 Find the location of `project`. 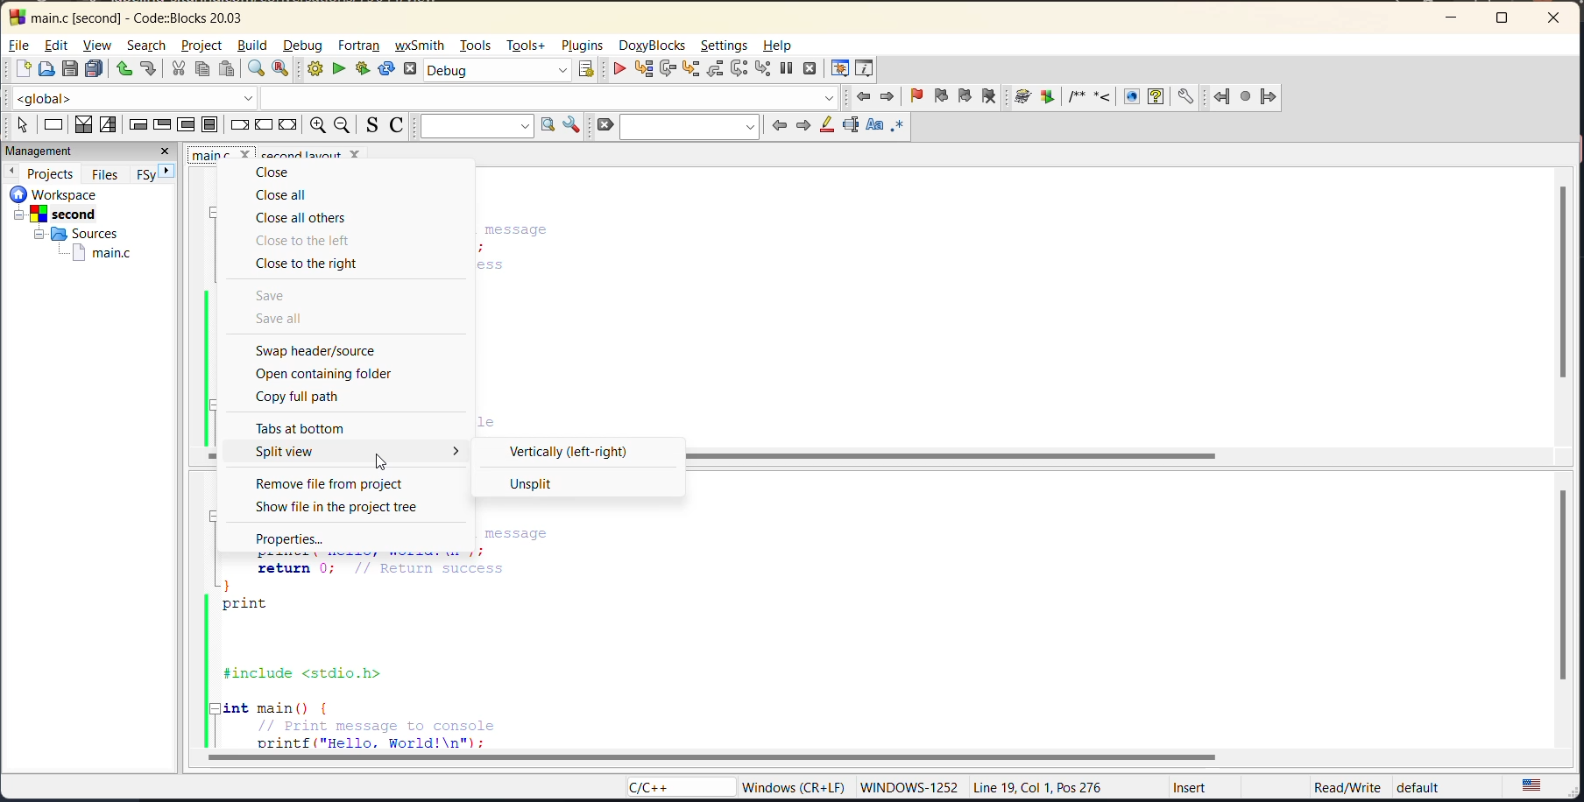

project is located at coordinates (204, 44).